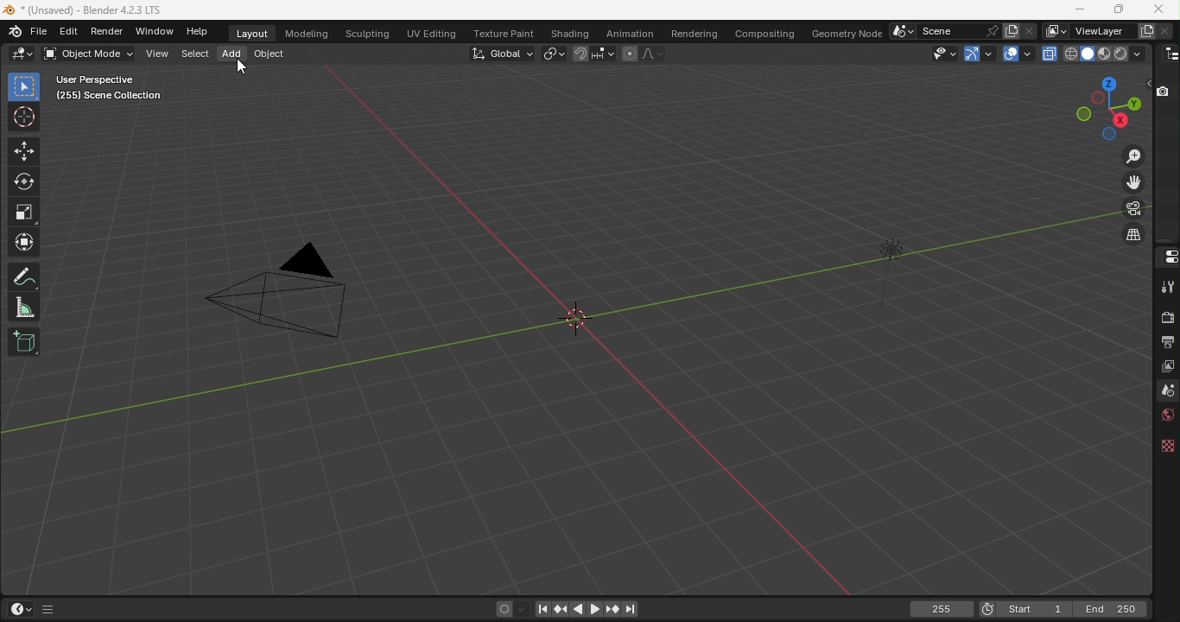 The image size is (1180, 622). Describe the element at coordinates (593, 607) in the screenshot. I see `Play animation` at that location.